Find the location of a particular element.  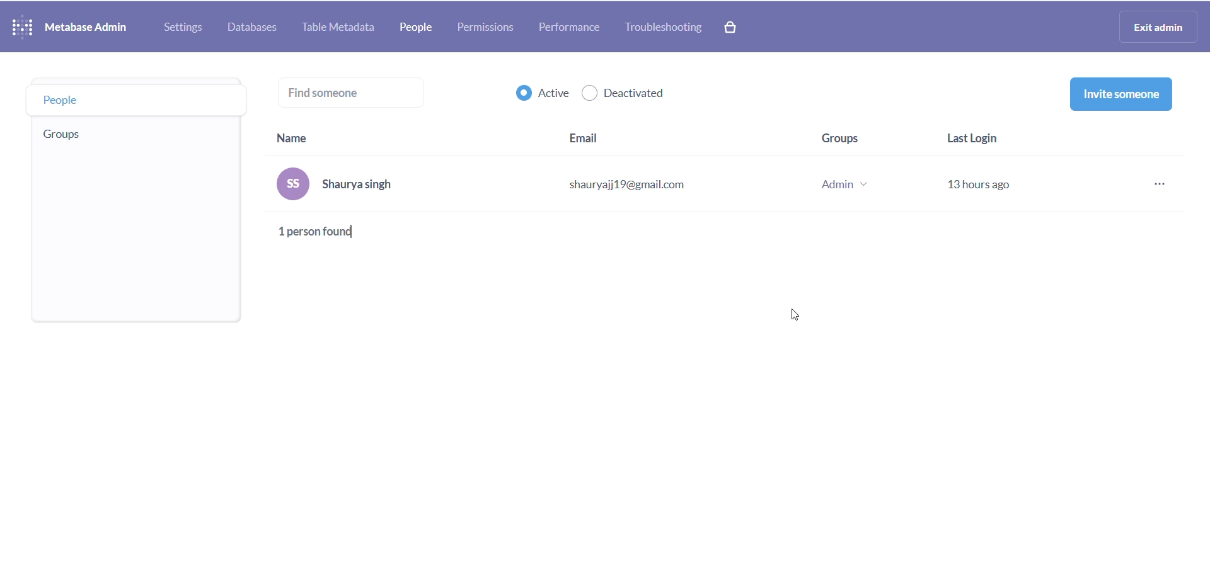

cursor is located at coordinates (796, 316).